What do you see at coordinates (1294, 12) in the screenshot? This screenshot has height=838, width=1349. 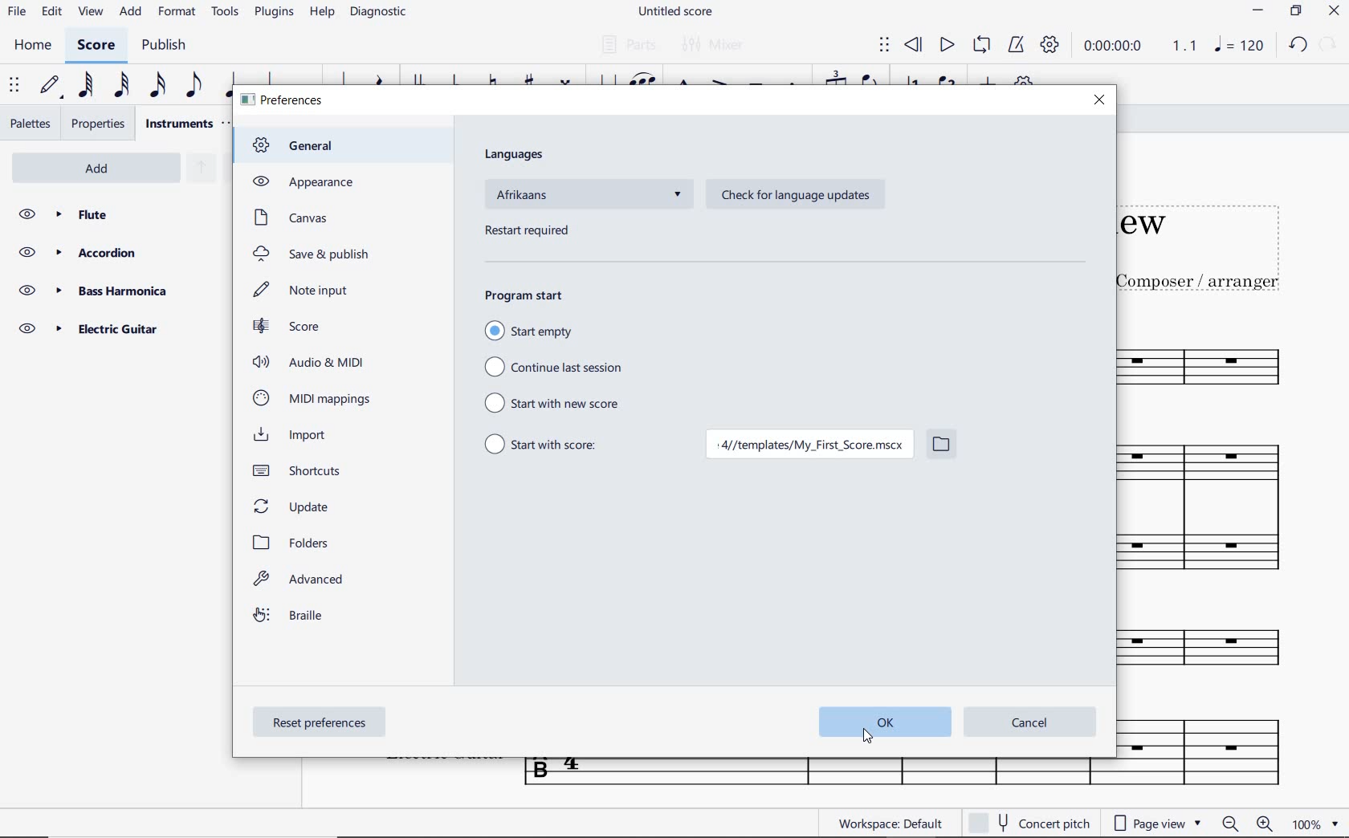 I see `RESTORE DOWN` at bounding box center [1294, 12].